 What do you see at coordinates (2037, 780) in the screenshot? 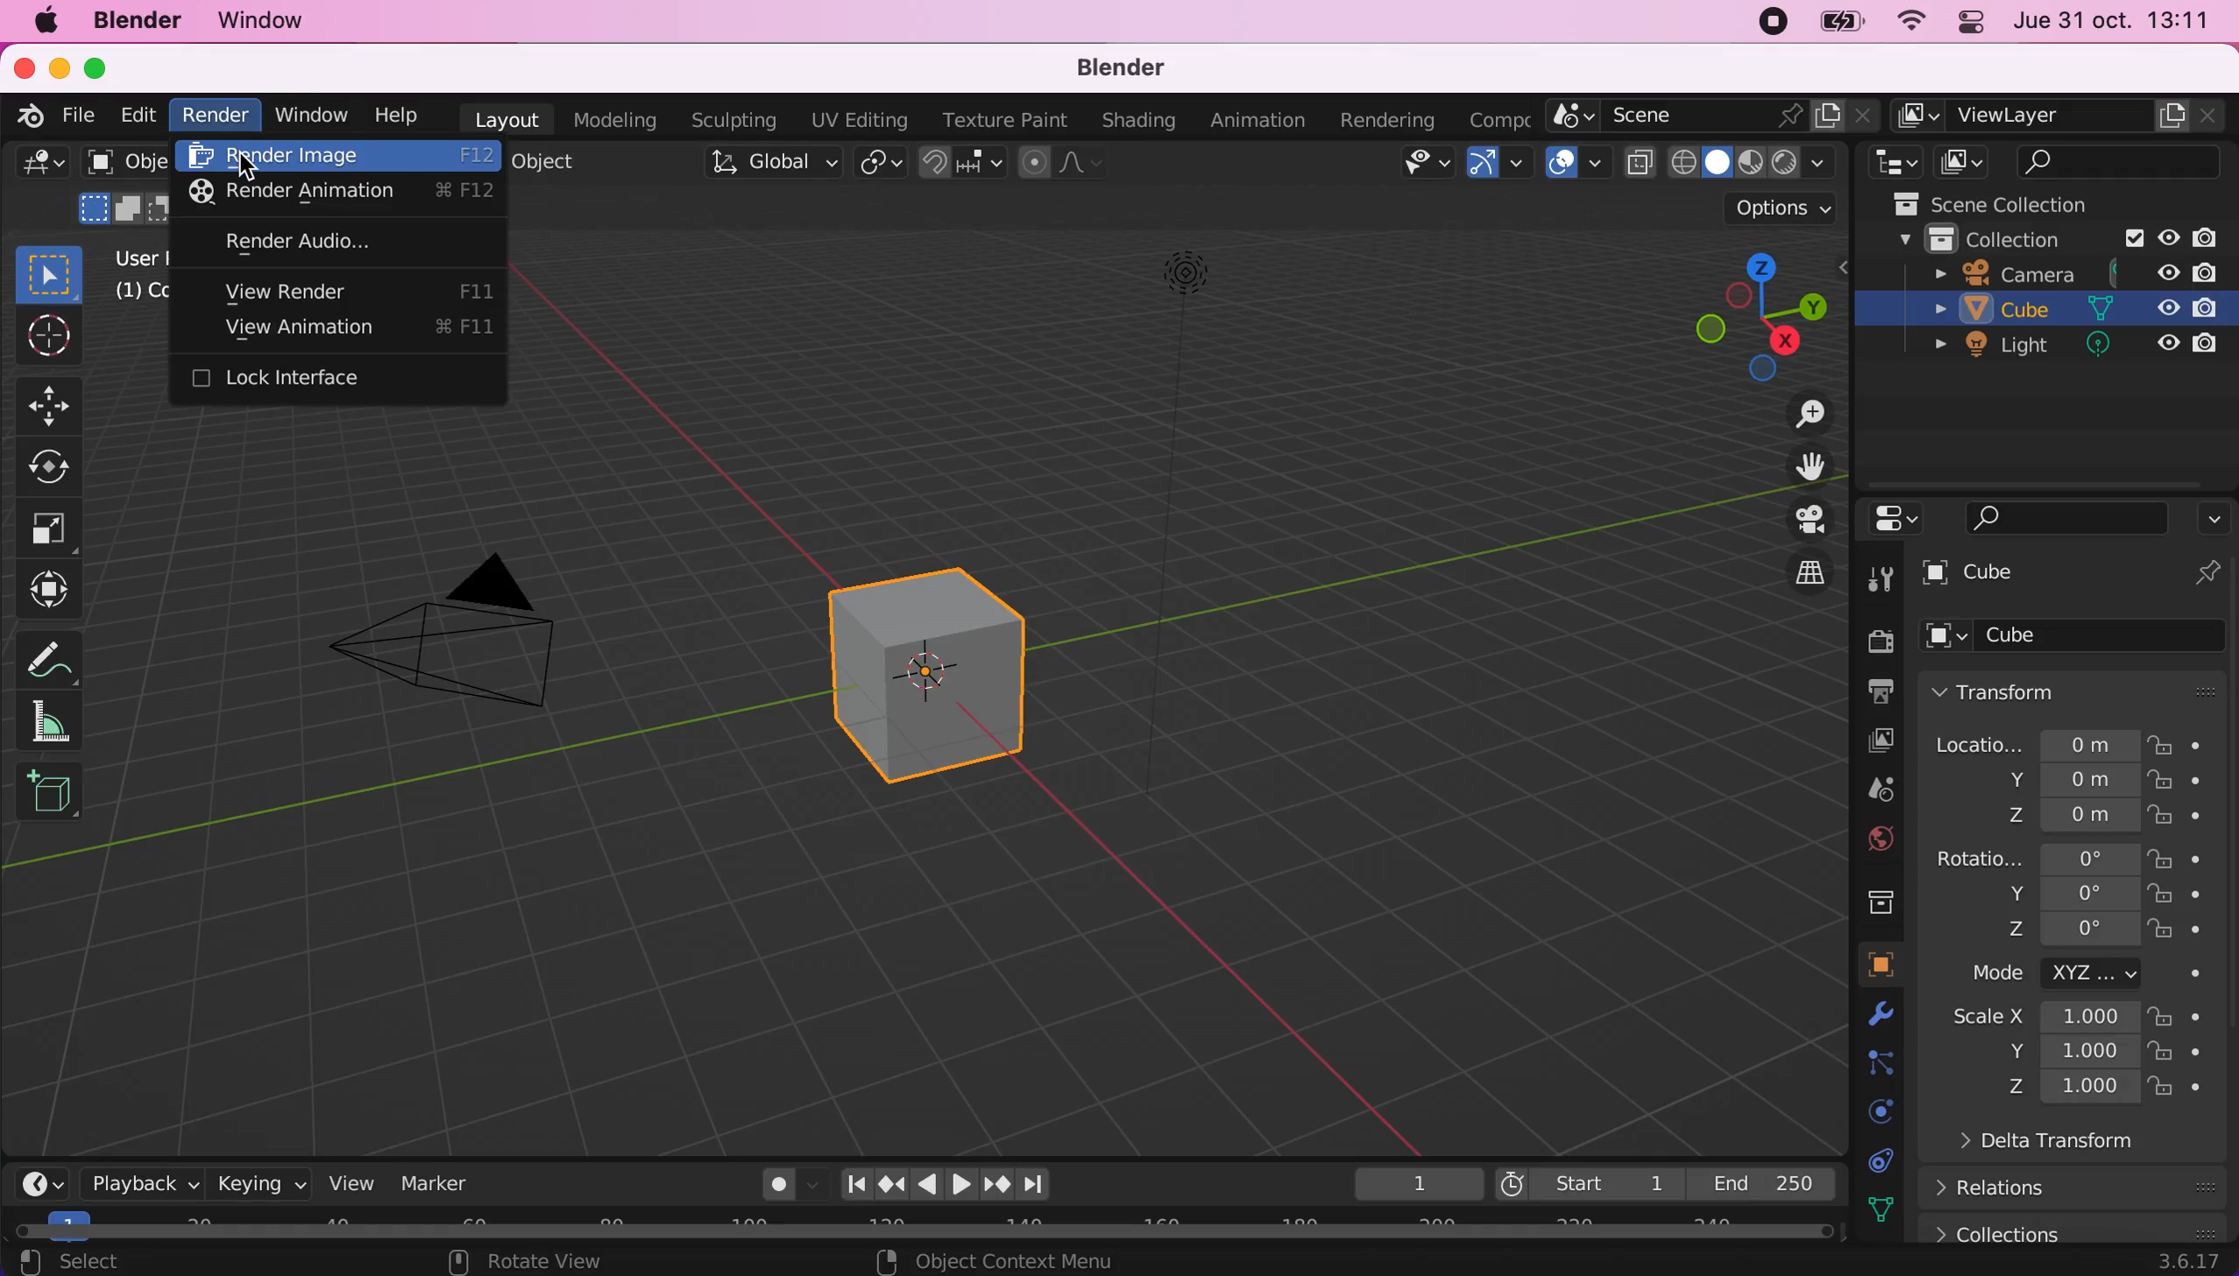
I see `location y` at bounding box center [2037, 780].